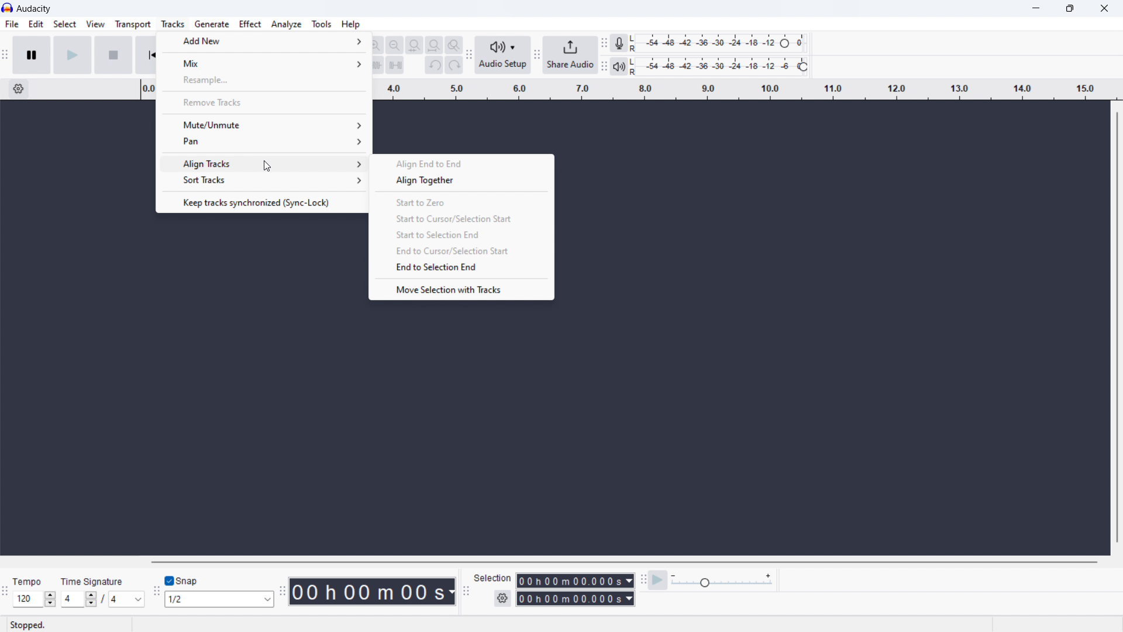  What do you see at coordinates (35, 599) in the screenshot?
I see `adjust tempo` at bounding box center [35, 599].